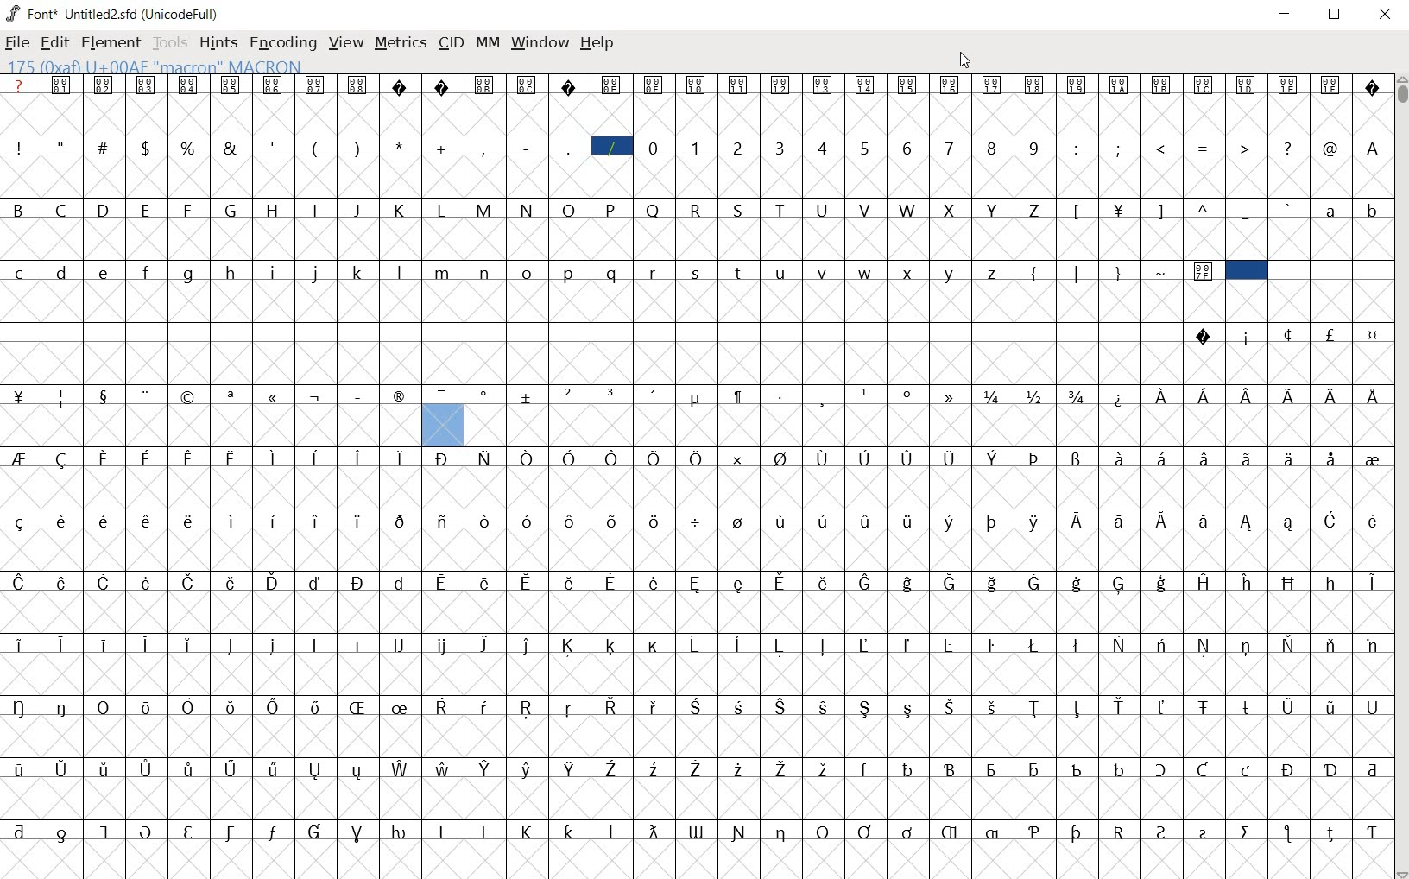 This screenshot has width=1409, height=879. What do you see at coordinates (739, 707) in the screenshot?
I see `Symbol` at bounding box center [739, 707].